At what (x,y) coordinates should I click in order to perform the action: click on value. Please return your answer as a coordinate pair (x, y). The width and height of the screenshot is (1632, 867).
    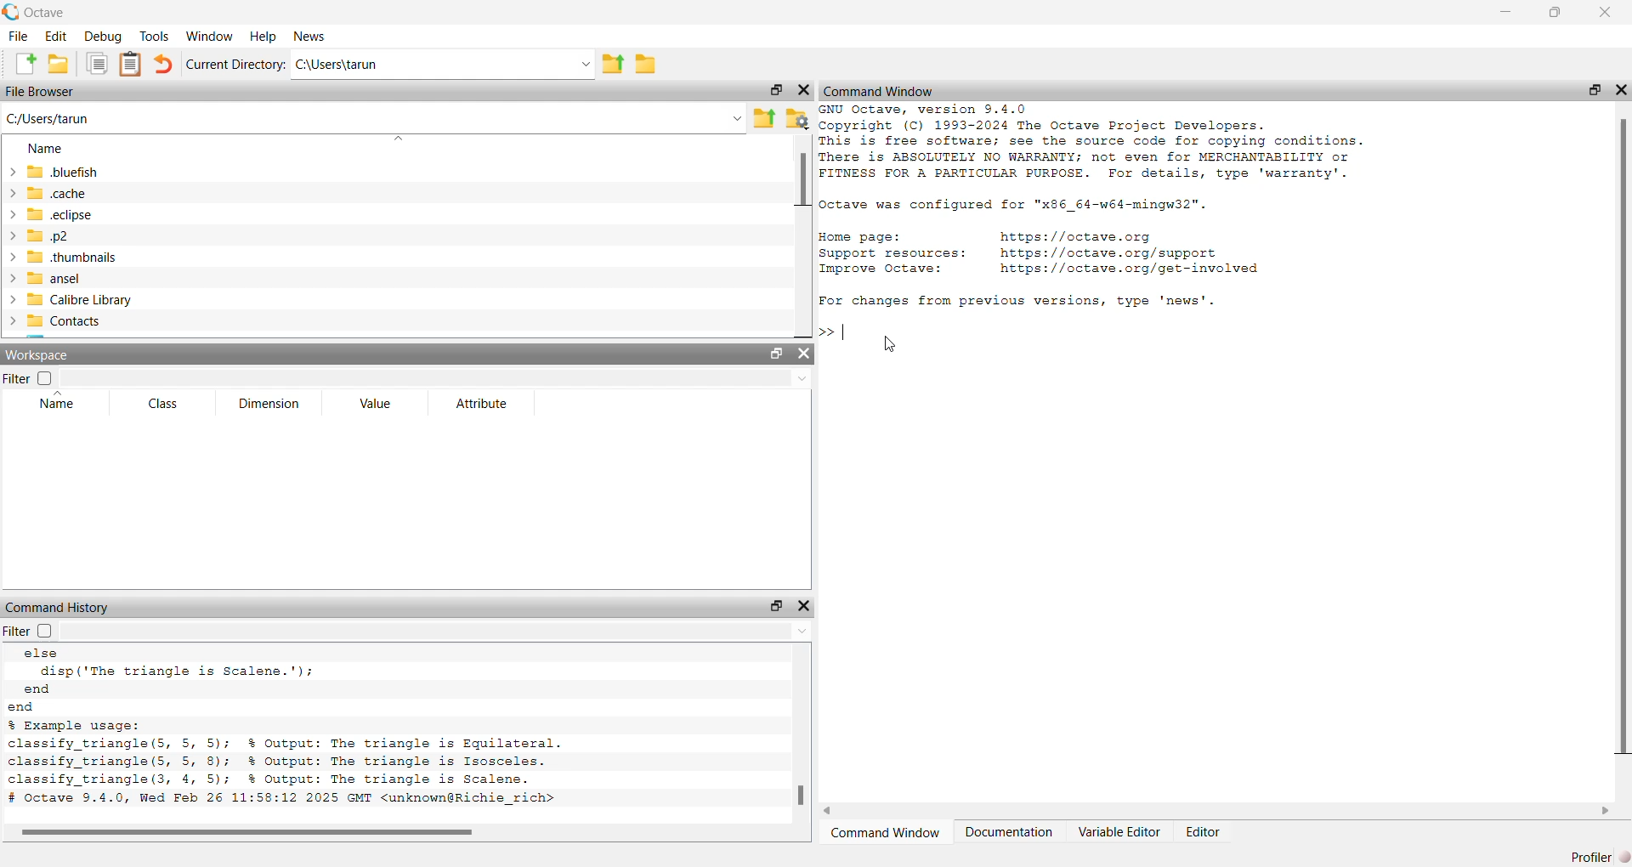
    Looking at the image, I should click on (381, 404).